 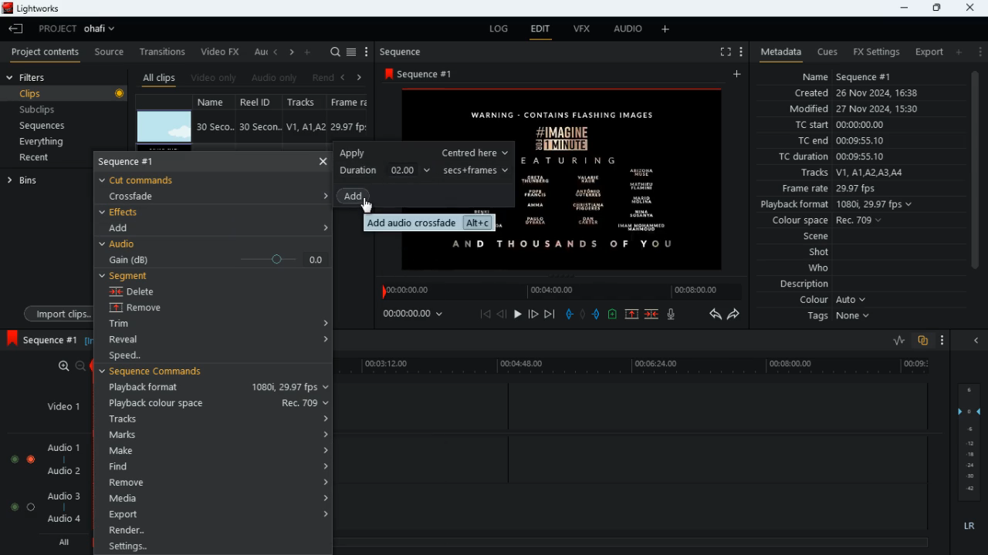 What do you see at coordinates (805, 284) in the screenshot?
I see `description` at bounding box center [805, 284].